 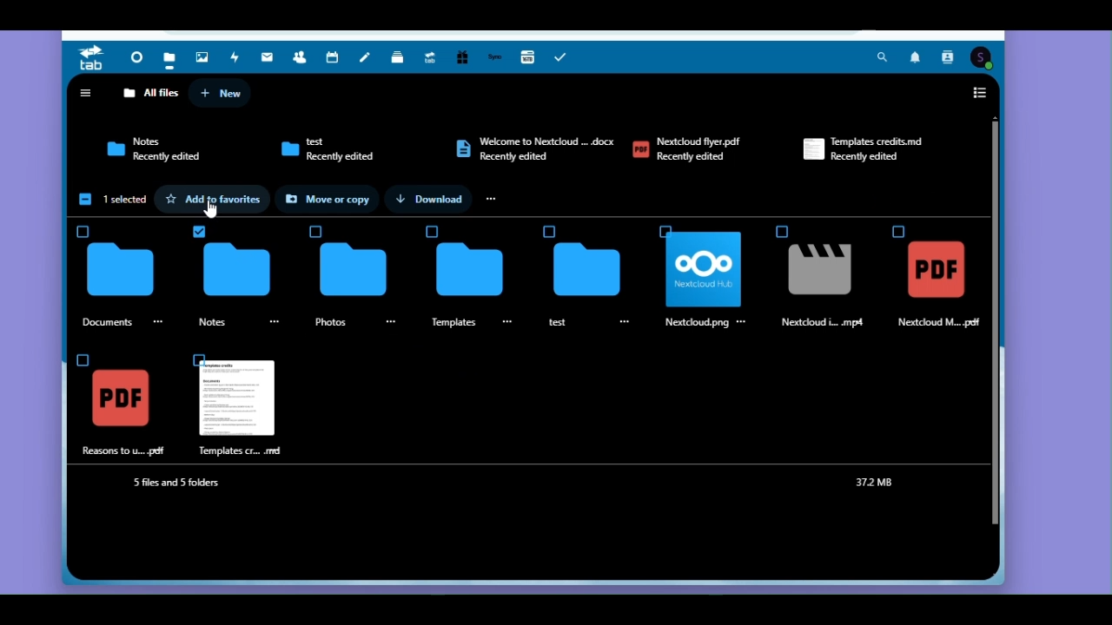 I want to click on Check Box, so click(x=898, y=231).